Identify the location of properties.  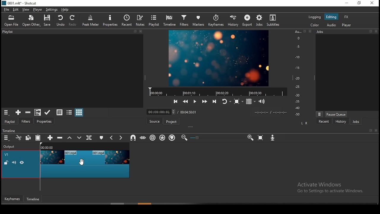
(45, 122).